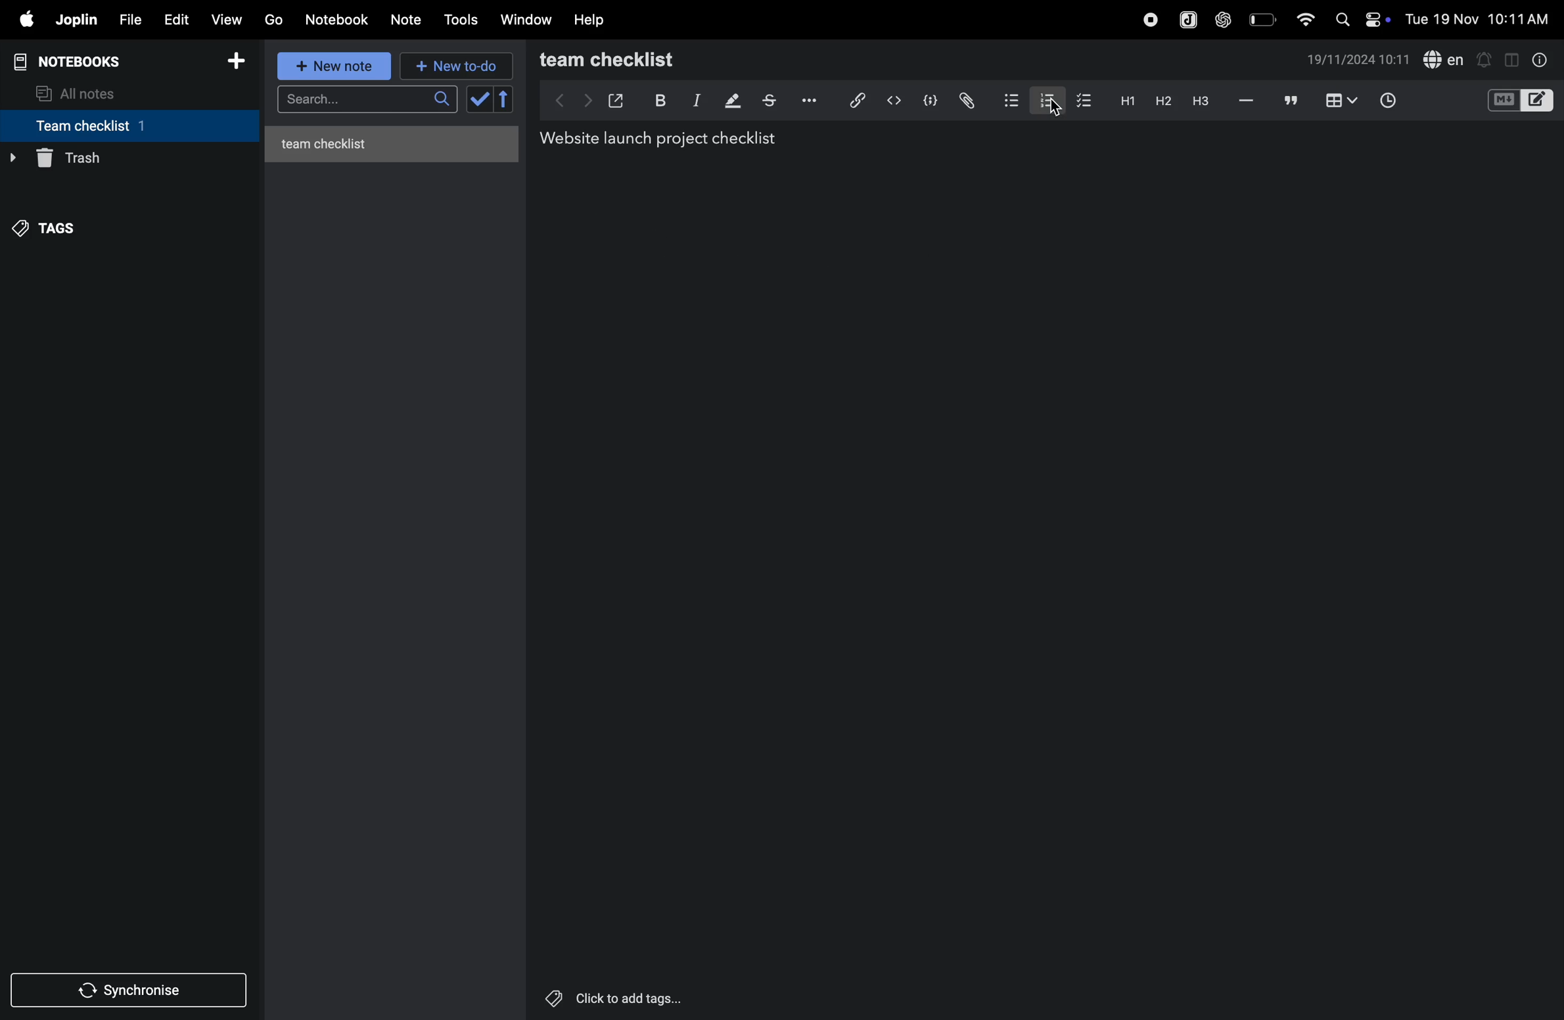  Describe the element at coordinates (731, 101) in the screenshot. I see `highlight` at that location.